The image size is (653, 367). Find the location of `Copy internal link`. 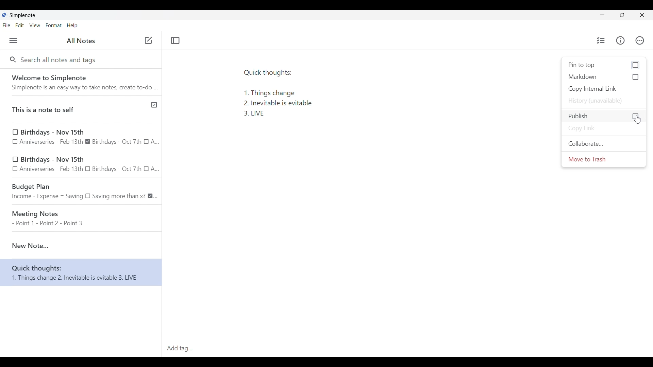

Copy internal link is located at coordinates (603, 89).